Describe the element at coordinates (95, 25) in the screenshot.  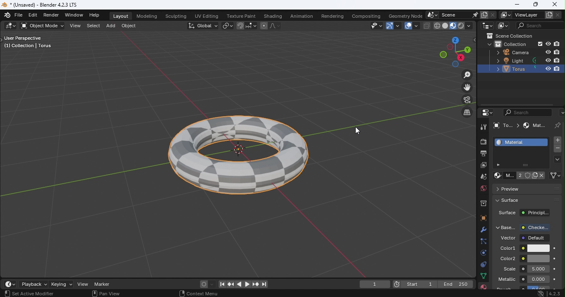
I see `Select` at that location.